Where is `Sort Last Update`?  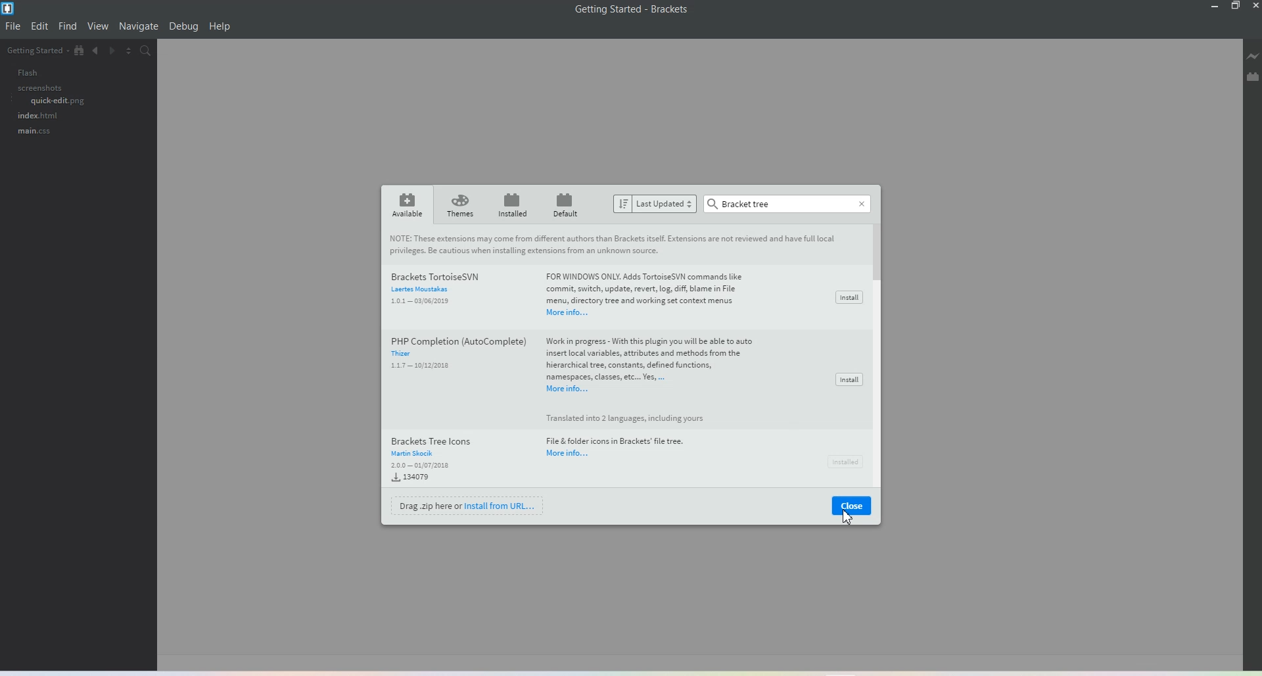 Sort Last Update is located at coordinates (655, 204).